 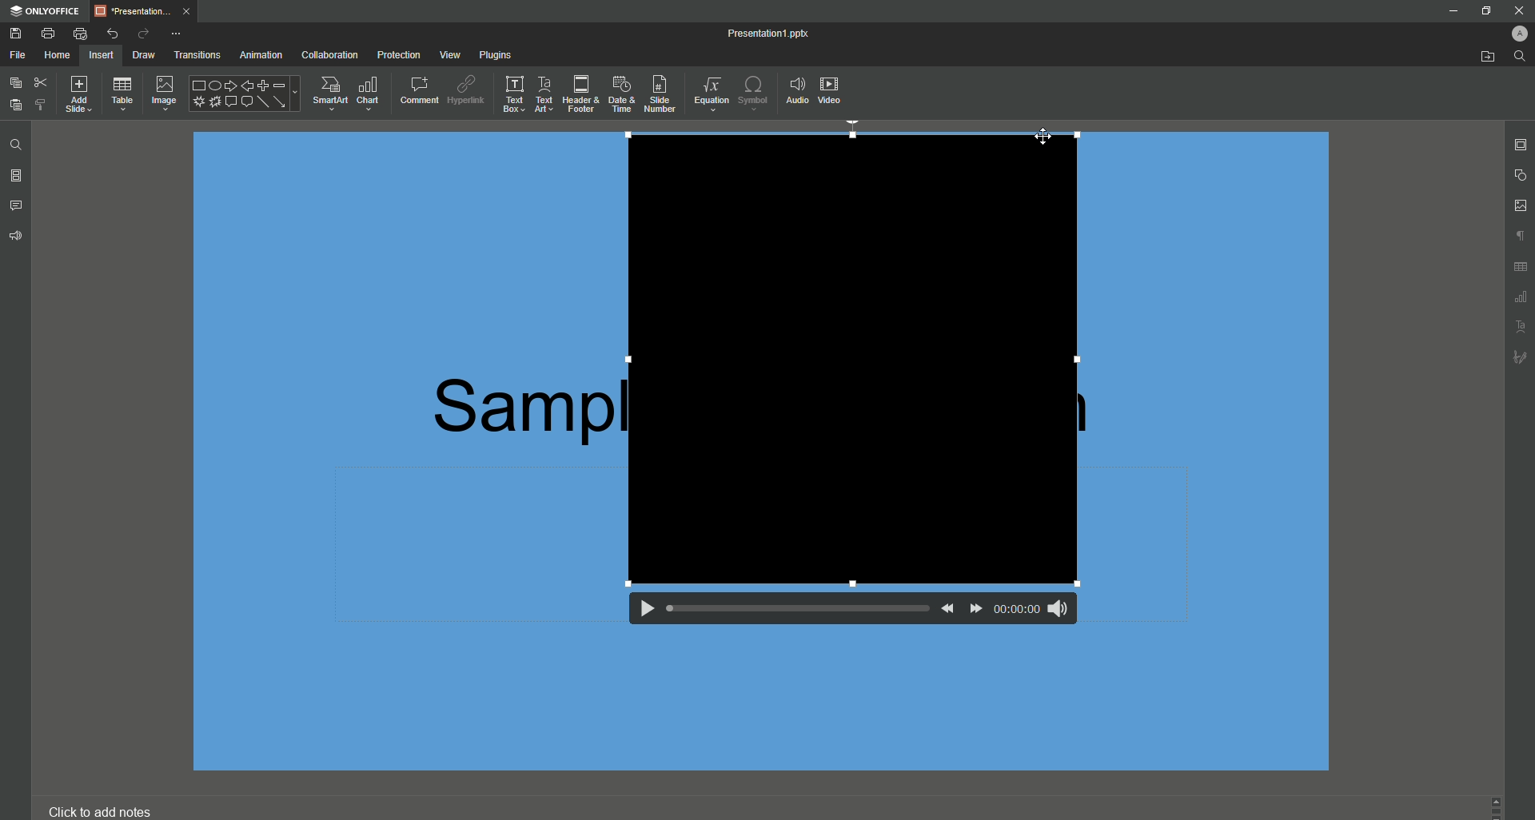 What do you see at coordinates (162, 94) in the screenshot?
I see `Image` at bounding box center [162, 94].